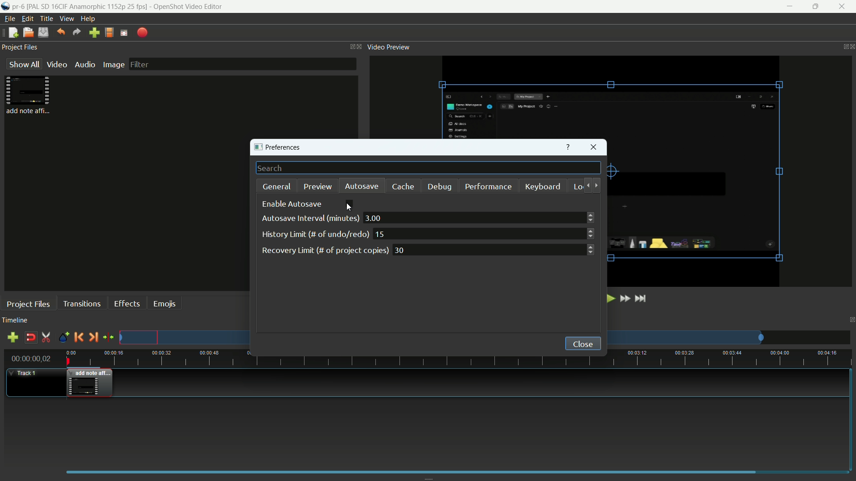 This screenshot has height=481, width=856. What do you see at coordinates (583, 344) in the screenshot?
I see `close` at bounding box center [583, 344].